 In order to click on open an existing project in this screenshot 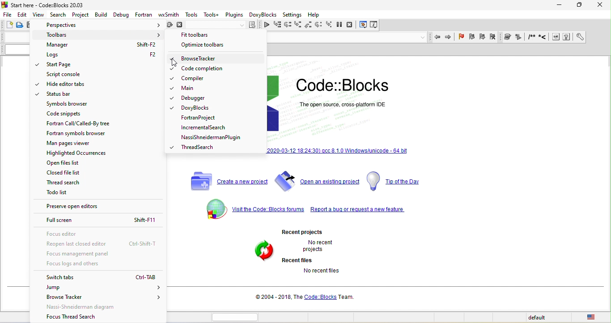, I will do `click(318, 181)`.